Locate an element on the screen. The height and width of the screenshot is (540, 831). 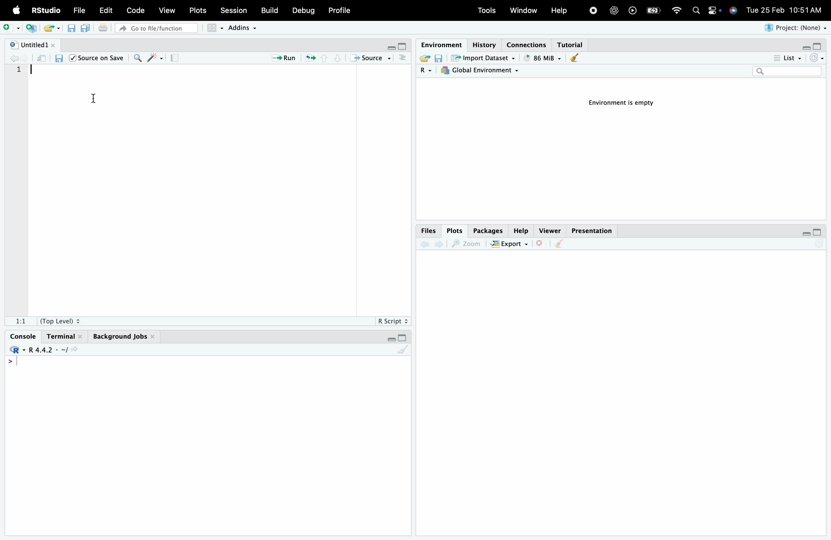
> | is located at coordinates (16, 362).